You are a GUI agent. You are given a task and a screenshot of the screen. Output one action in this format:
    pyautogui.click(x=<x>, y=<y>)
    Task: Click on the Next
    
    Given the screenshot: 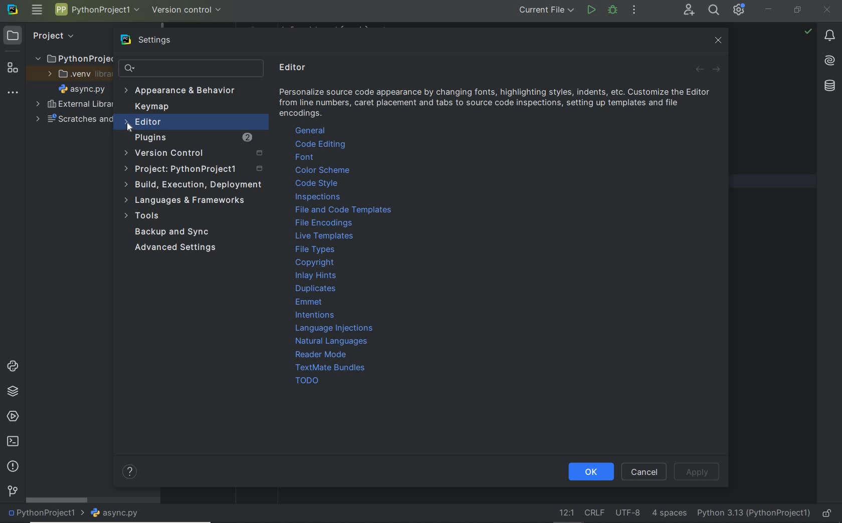 What is the action you would take?
    pyautogui.click(x=715, y=71)
    